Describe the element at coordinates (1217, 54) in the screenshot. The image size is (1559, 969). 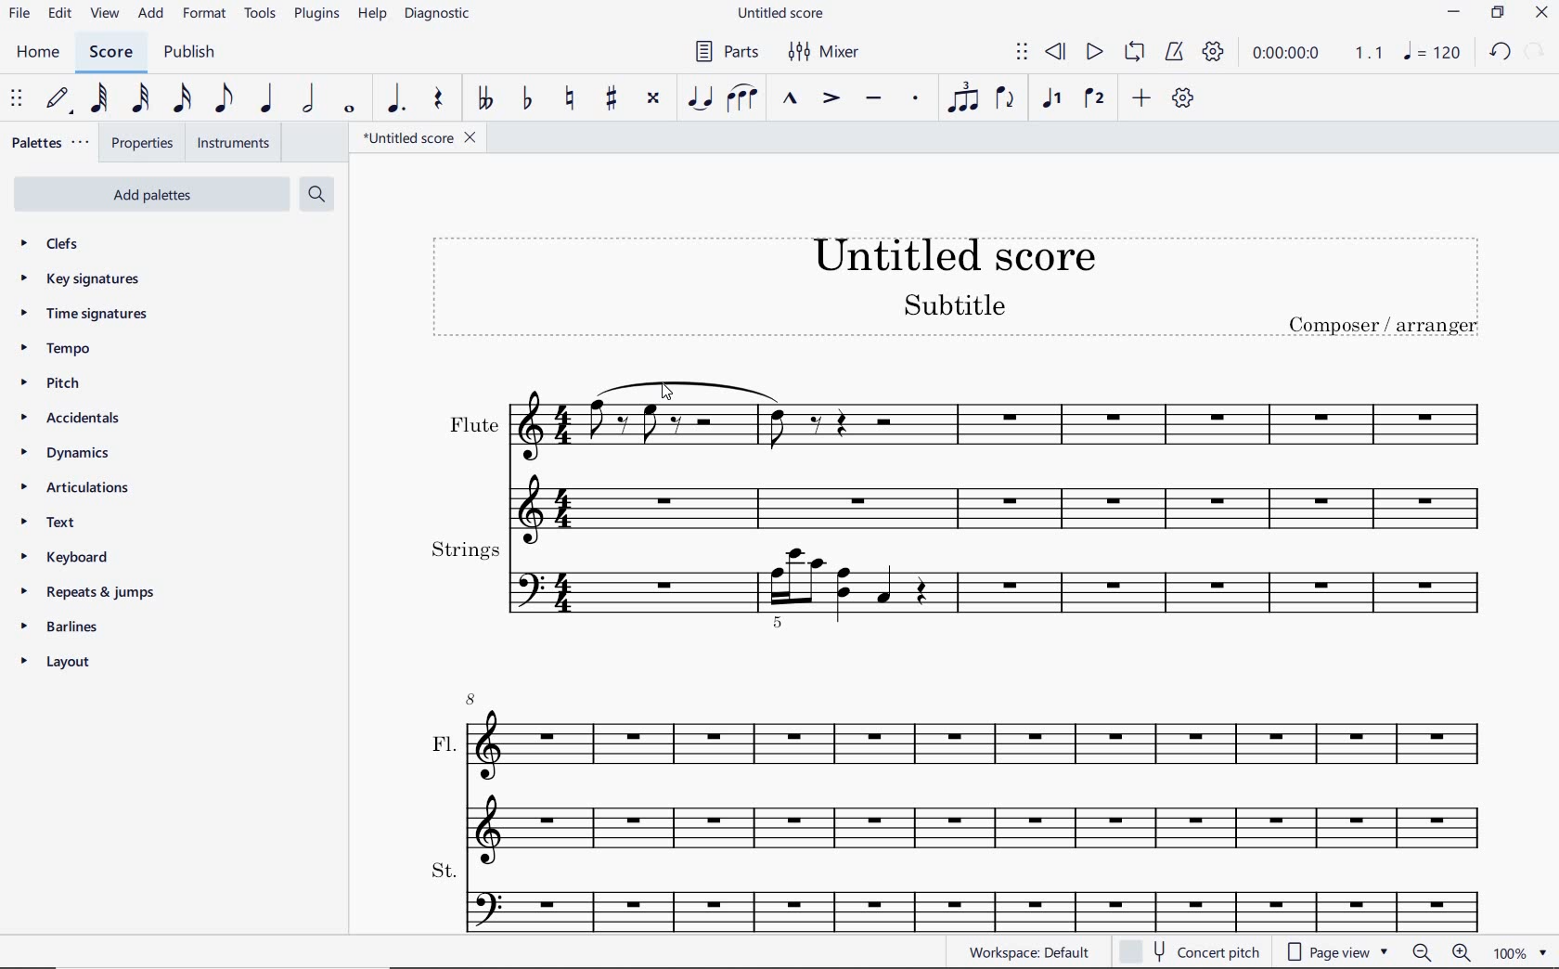
I see `PLAYBACK SETTINGS` at that location.